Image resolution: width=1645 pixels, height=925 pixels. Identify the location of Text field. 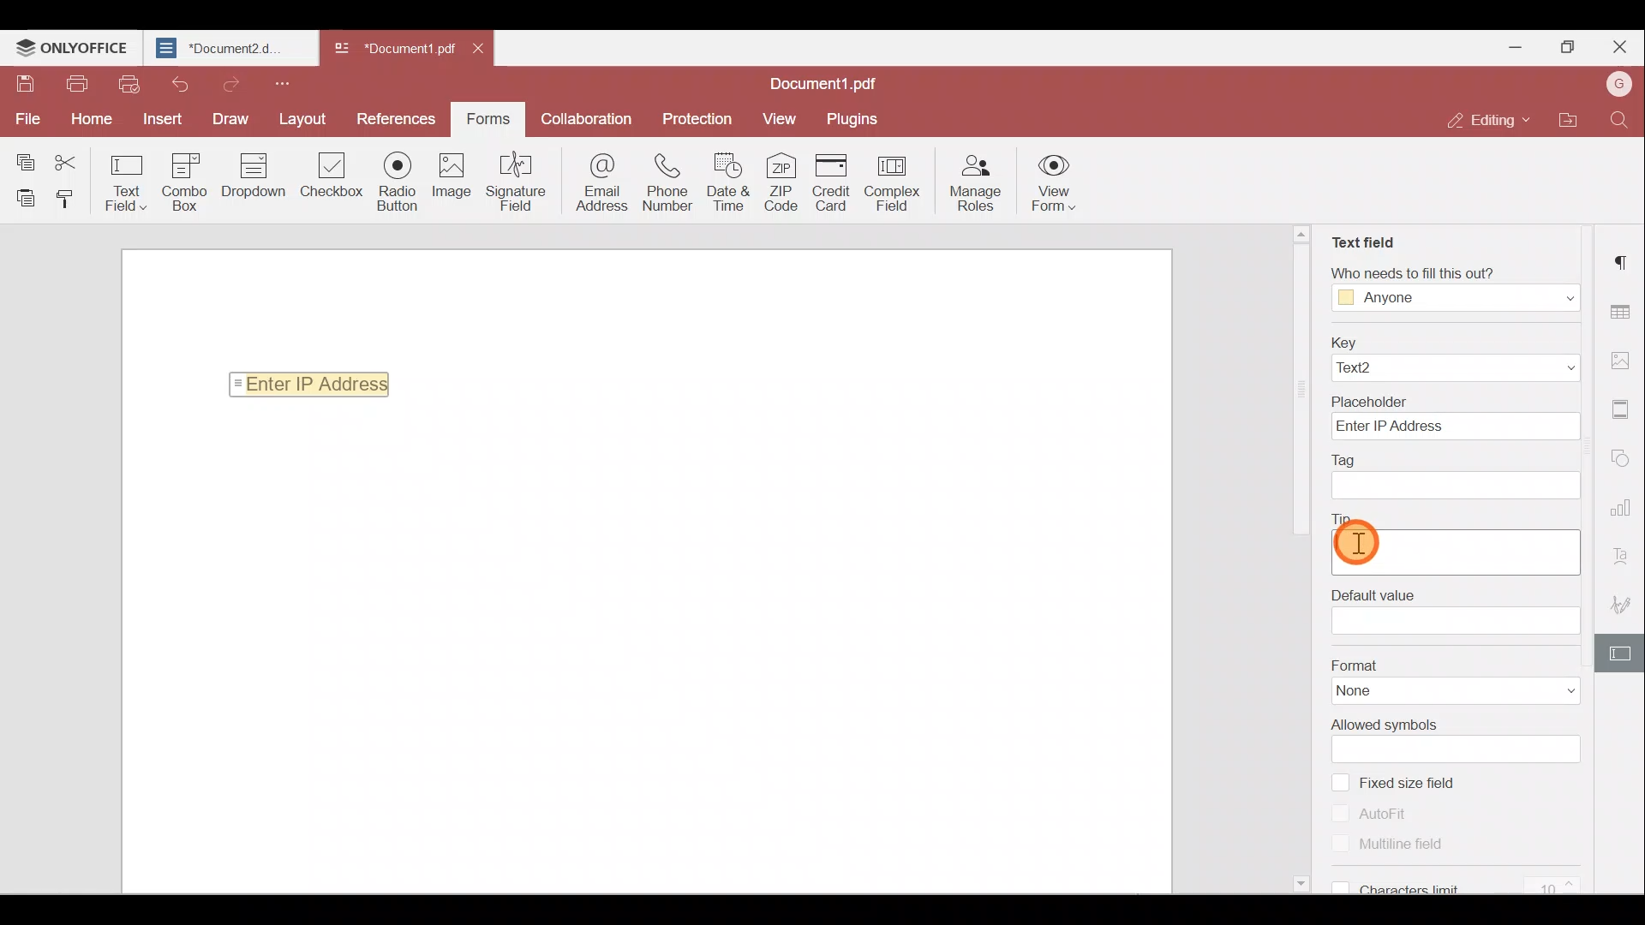
(1361, 236).